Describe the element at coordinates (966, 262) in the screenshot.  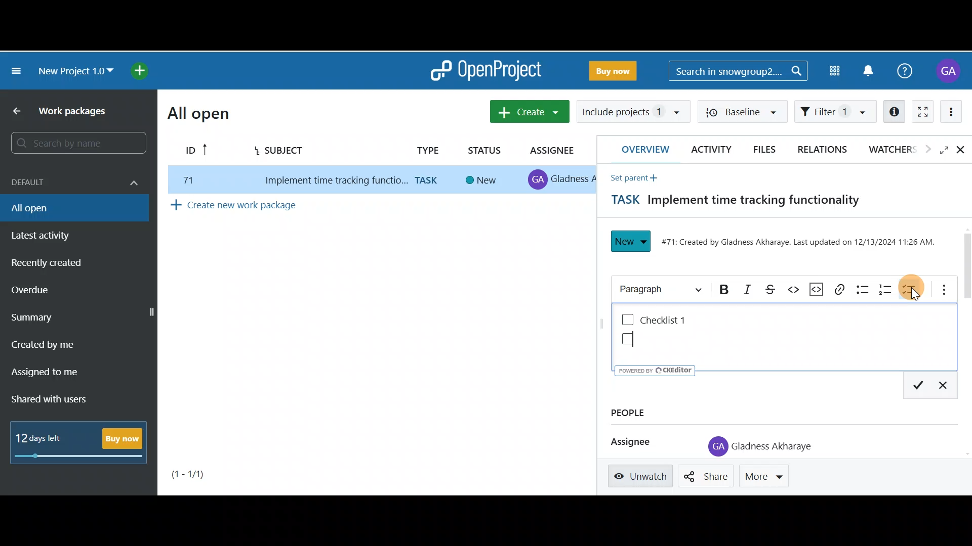
I see `Scroll bar` at that location.